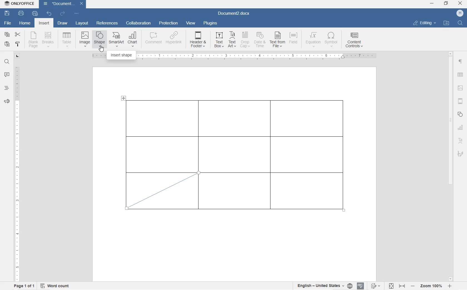 The width and height of the screenshot is (467, 290). What do you see at coordinates (231, 40) in the screenshot?
I see `TEXT ART` at bounding box center [231, 40].